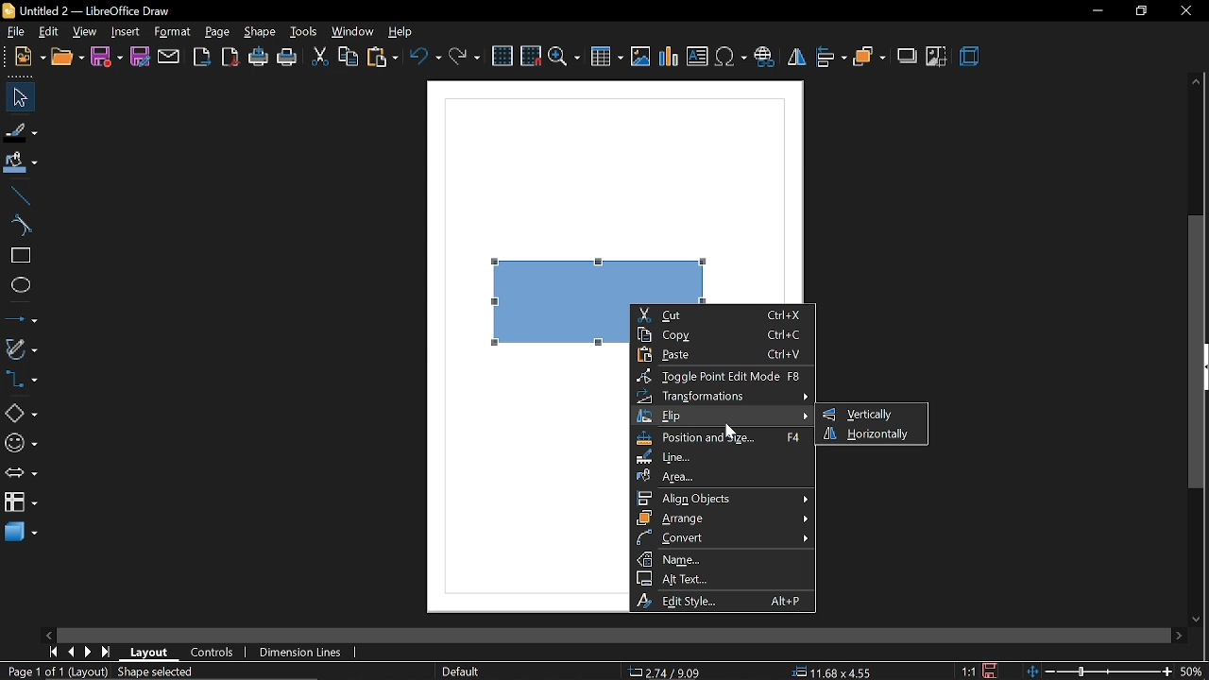 The image size is (1209, 680). What do you see at coordinates (907, 58) in the screenshot?
I see `shadow` at bounding box center [907, 58].